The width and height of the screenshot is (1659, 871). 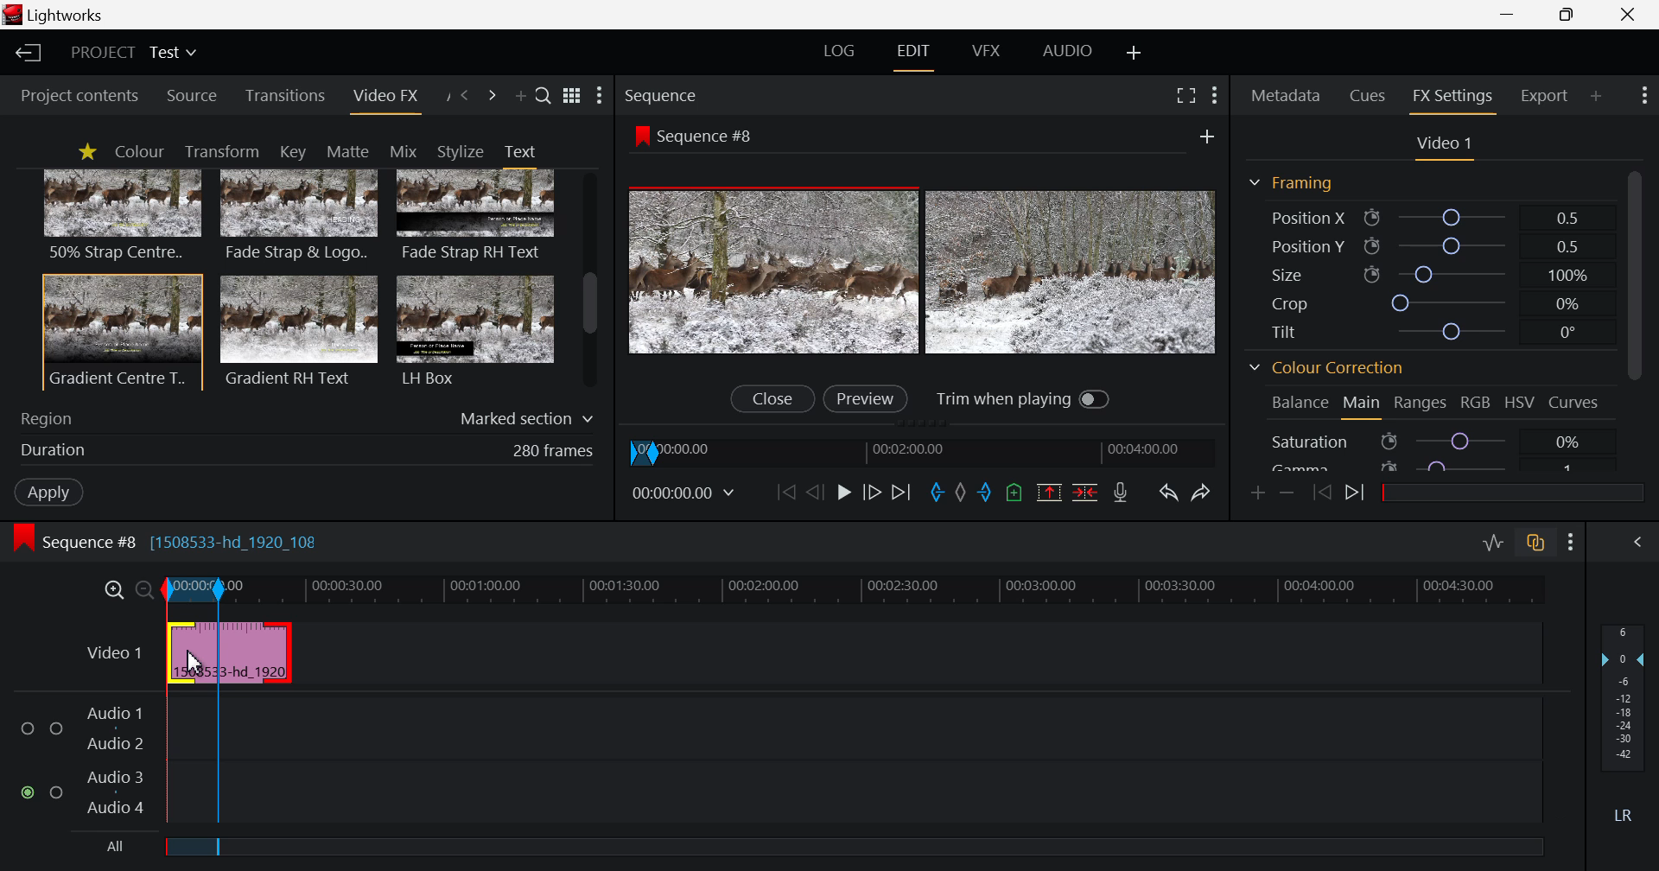 I want to click on Ranges, so click(x=1419, y=407).